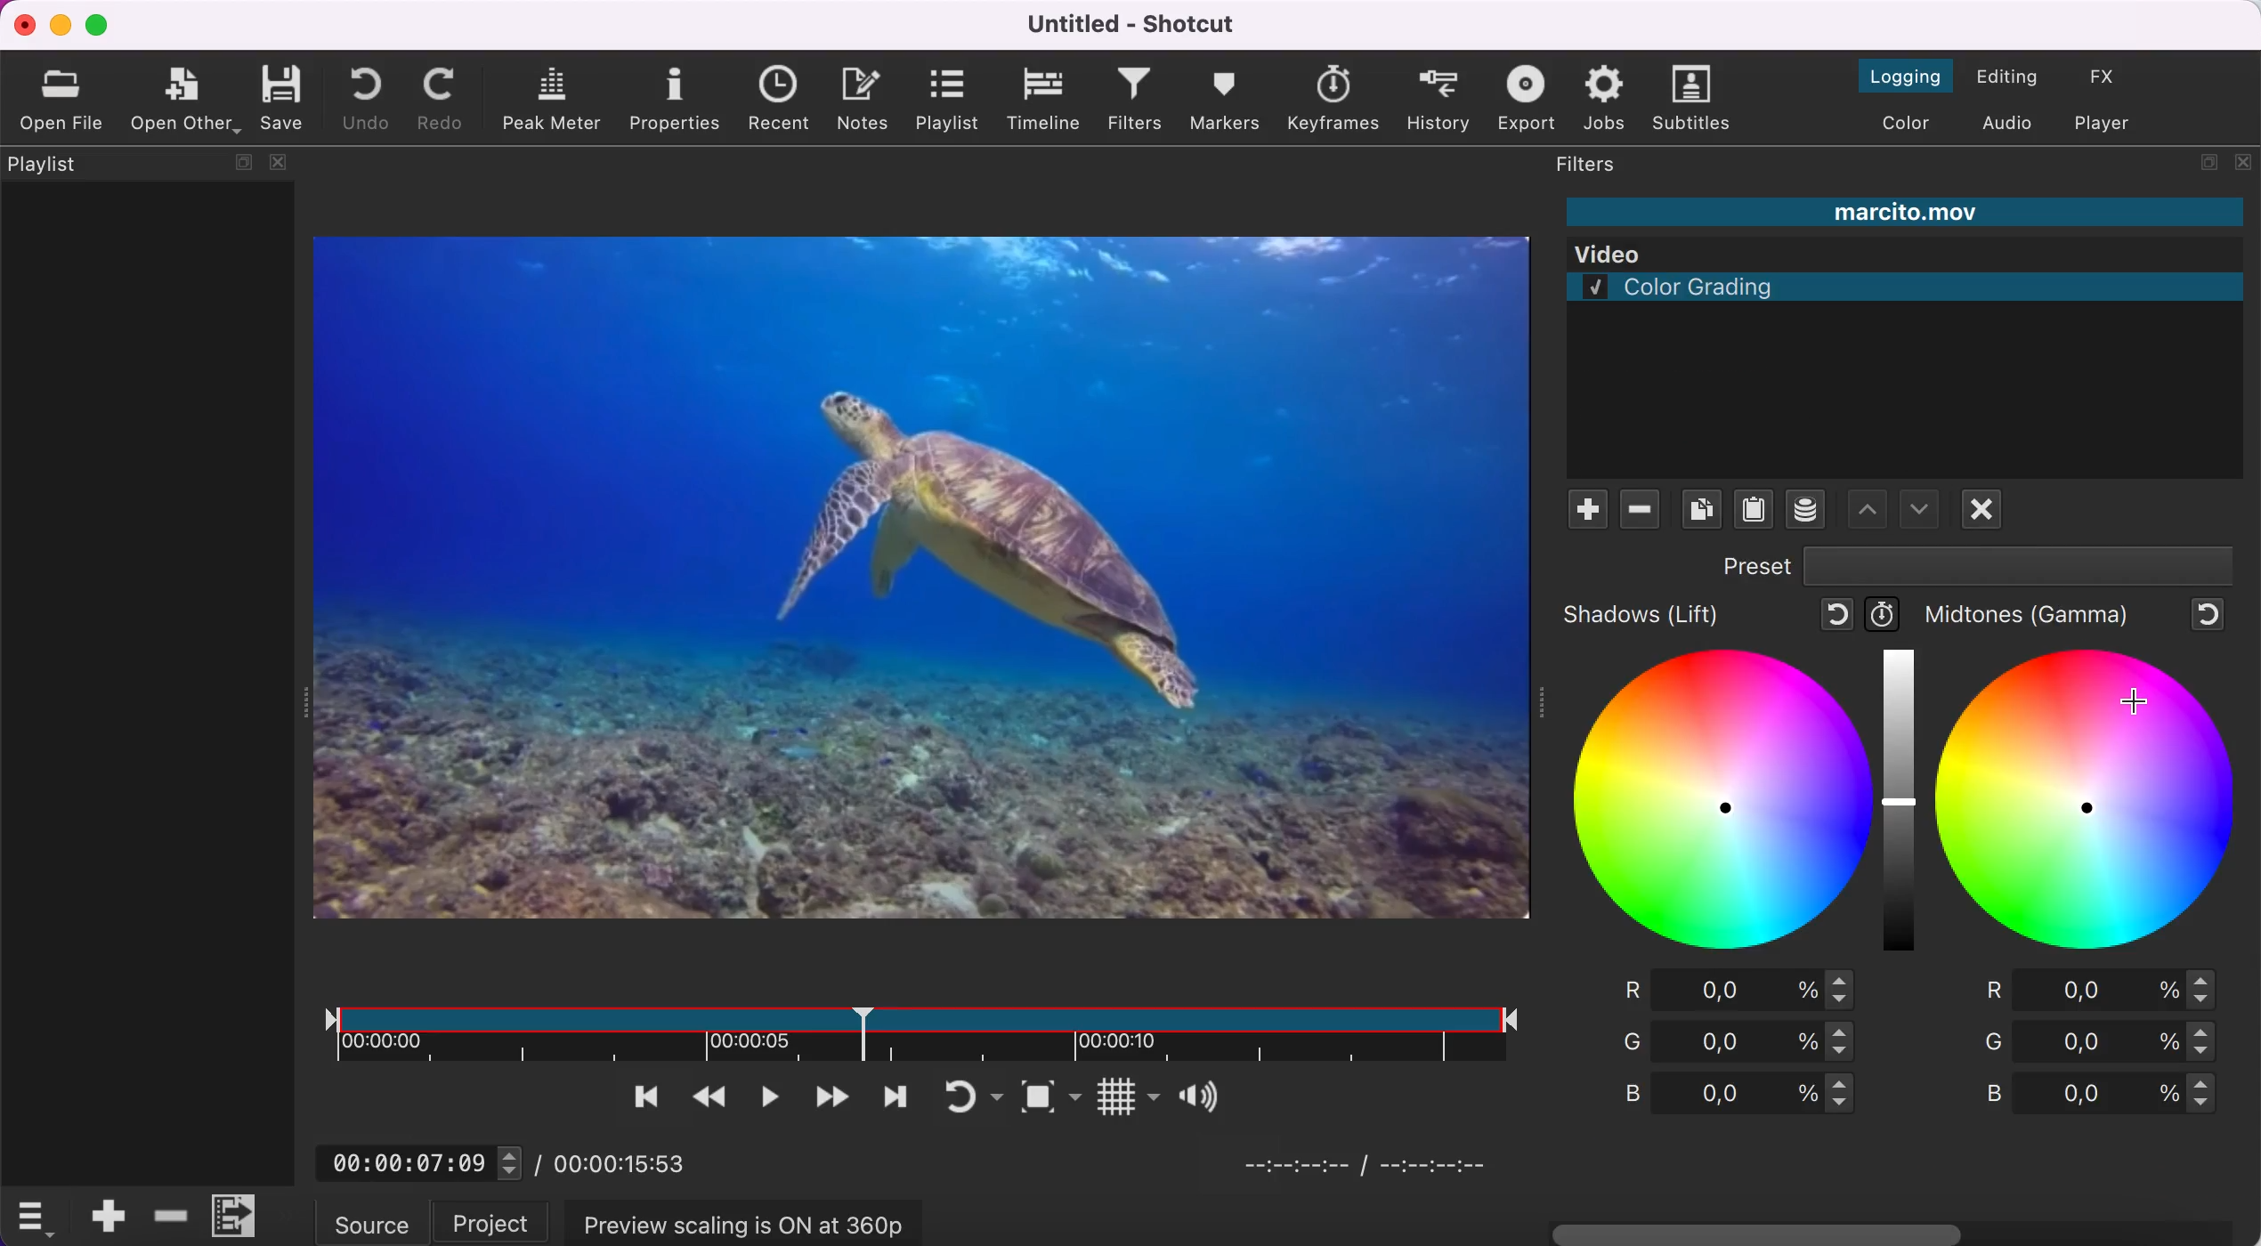 Image resolution: width=2261 pixels, height=1246 pixels. I want to click on append, so click(104, 1215).